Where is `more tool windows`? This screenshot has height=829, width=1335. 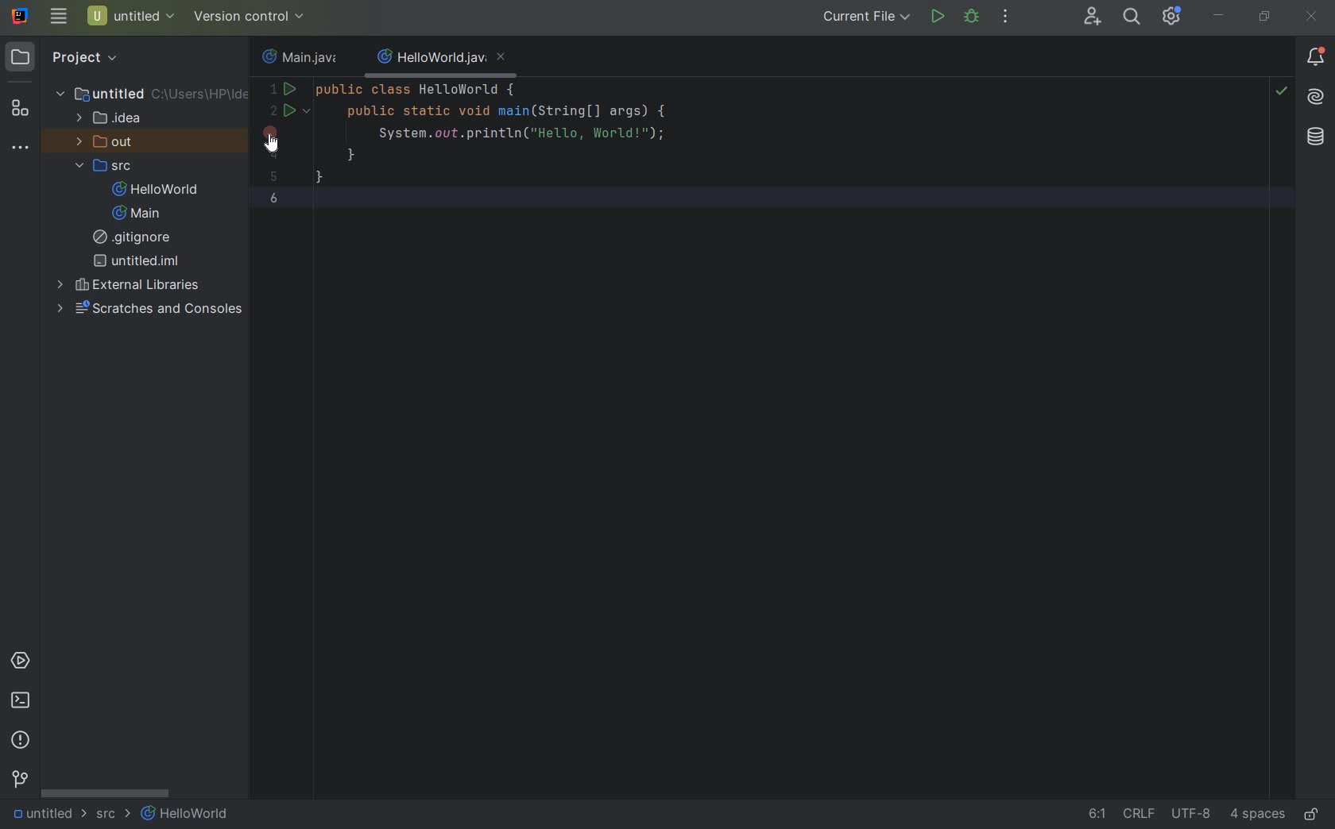
more tool windows is located at coordinates (20, 149).